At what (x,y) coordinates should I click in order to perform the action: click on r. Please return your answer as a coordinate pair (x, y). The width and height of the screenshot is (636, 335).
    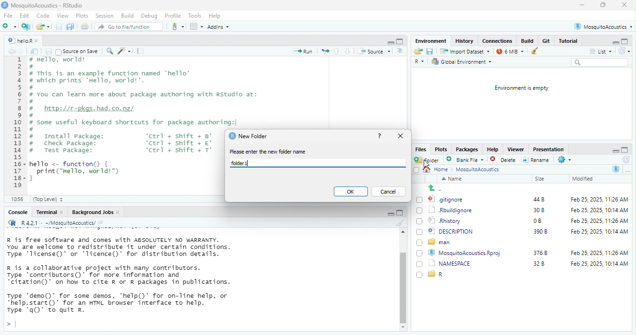
    Looking at the image, I should click on (421, 62).